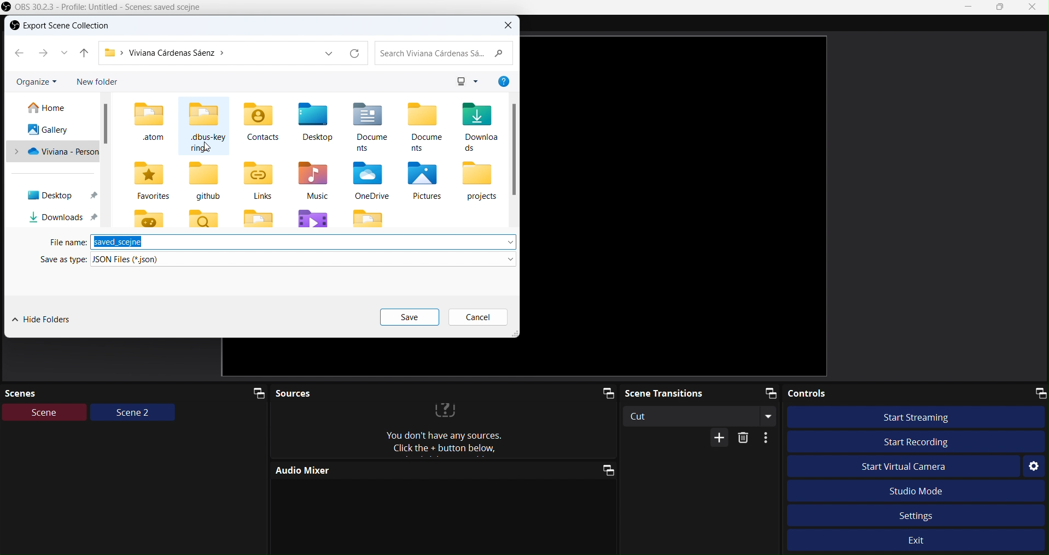  What do you see at coordinates (328, 54) in the screenshot?
I see `previous locations` at bounding box center [328, 54].